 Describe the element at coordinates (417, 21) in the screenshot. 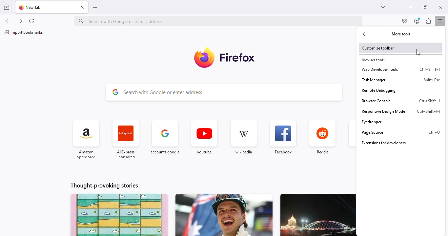

I see `account` at that location.